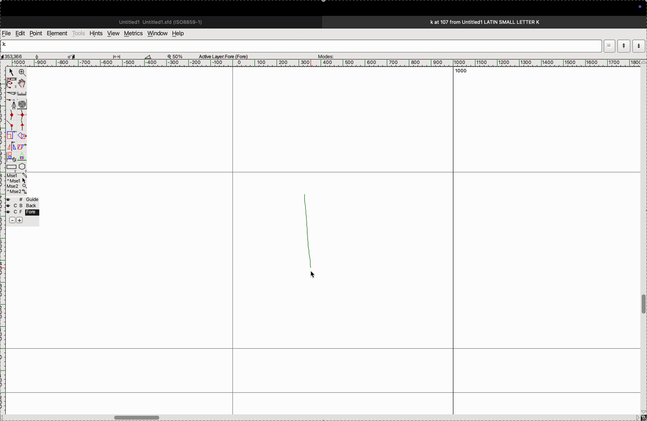 The width and height of the screenshot is (647, 421). Describe the element at coordinates (148, 56) in the screenshot. I see `cut` at that location.